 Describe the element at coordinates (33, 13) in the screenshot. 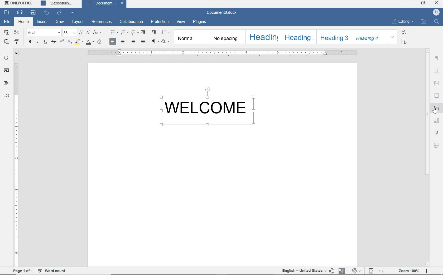

I see `QUICK PRINT` at that location.